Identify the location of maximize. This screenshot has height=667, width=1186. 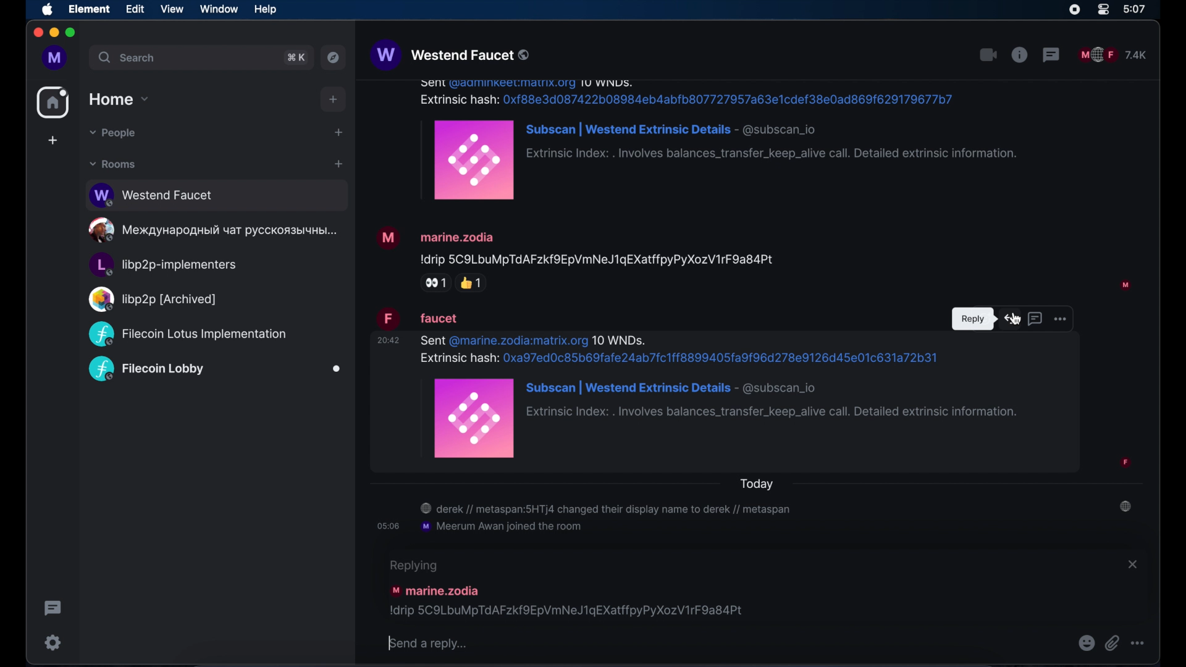
(72, 33).